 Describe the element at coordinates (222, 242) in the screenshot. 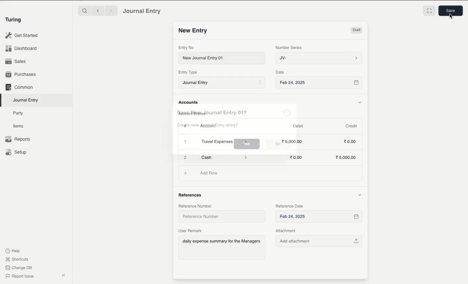

I see `daily expense summary for the Managers` at that location.